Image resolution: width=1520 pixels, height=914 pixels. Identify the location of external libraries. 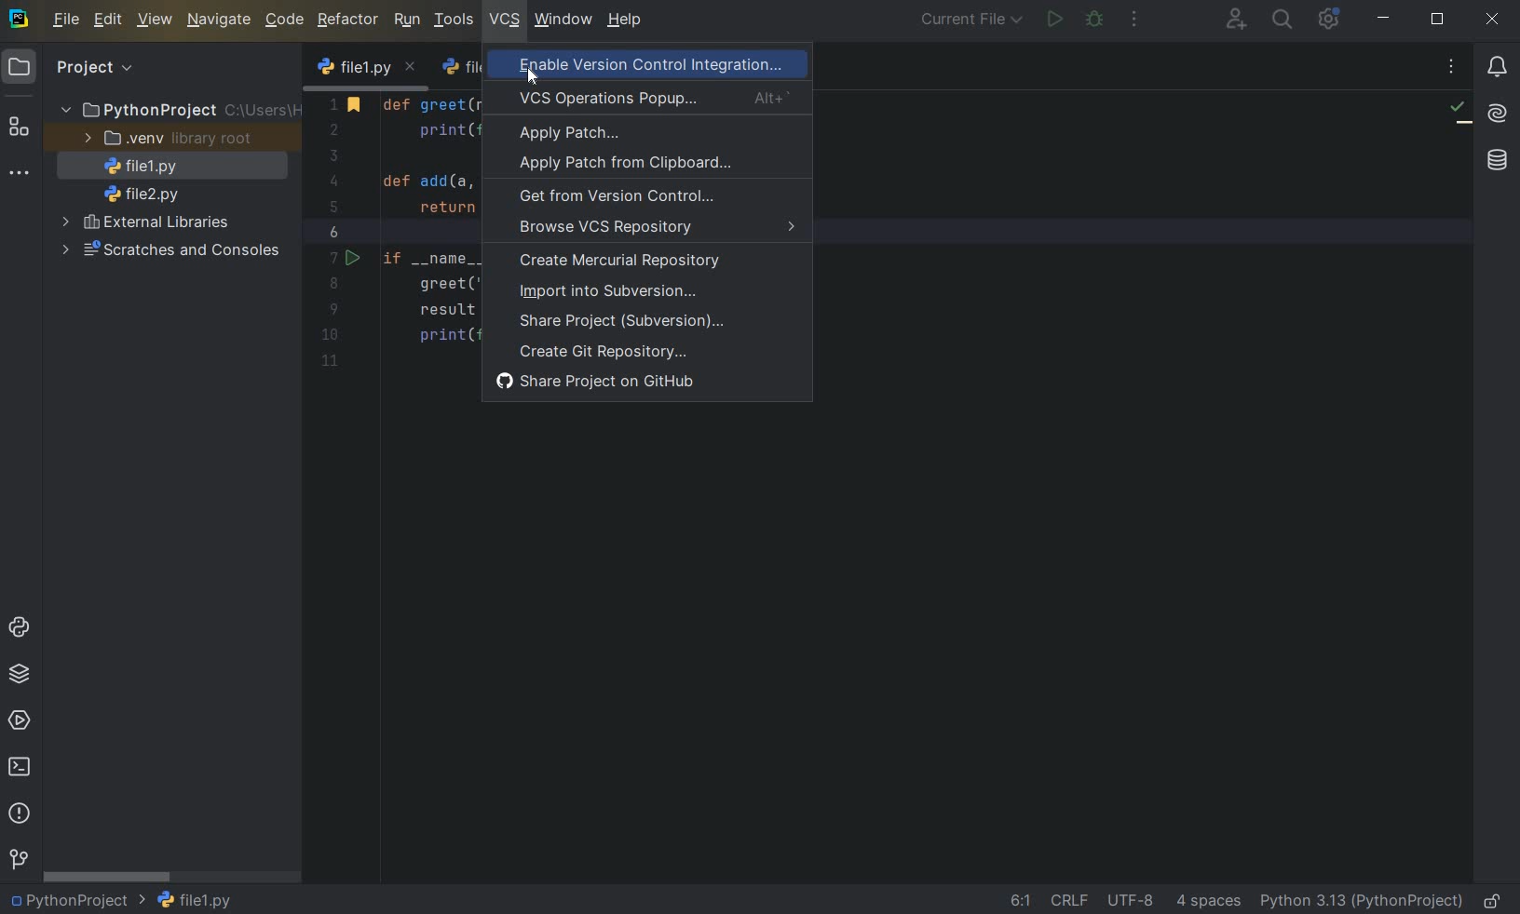
(146, 225).